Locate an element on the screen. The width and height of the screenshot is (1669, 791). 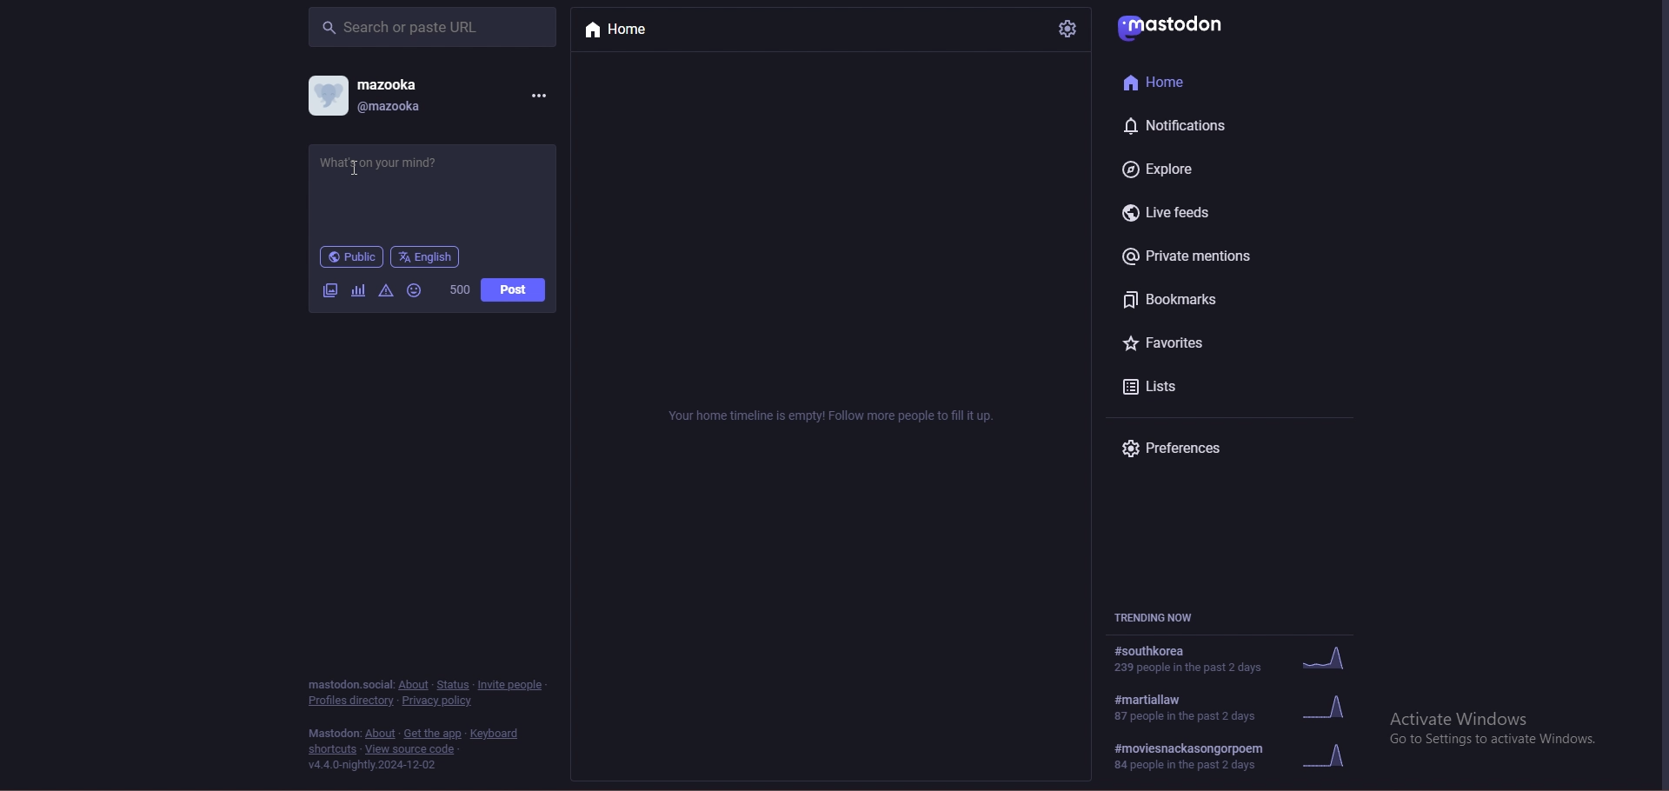
profiles directory is located at coordinates (350, 701).